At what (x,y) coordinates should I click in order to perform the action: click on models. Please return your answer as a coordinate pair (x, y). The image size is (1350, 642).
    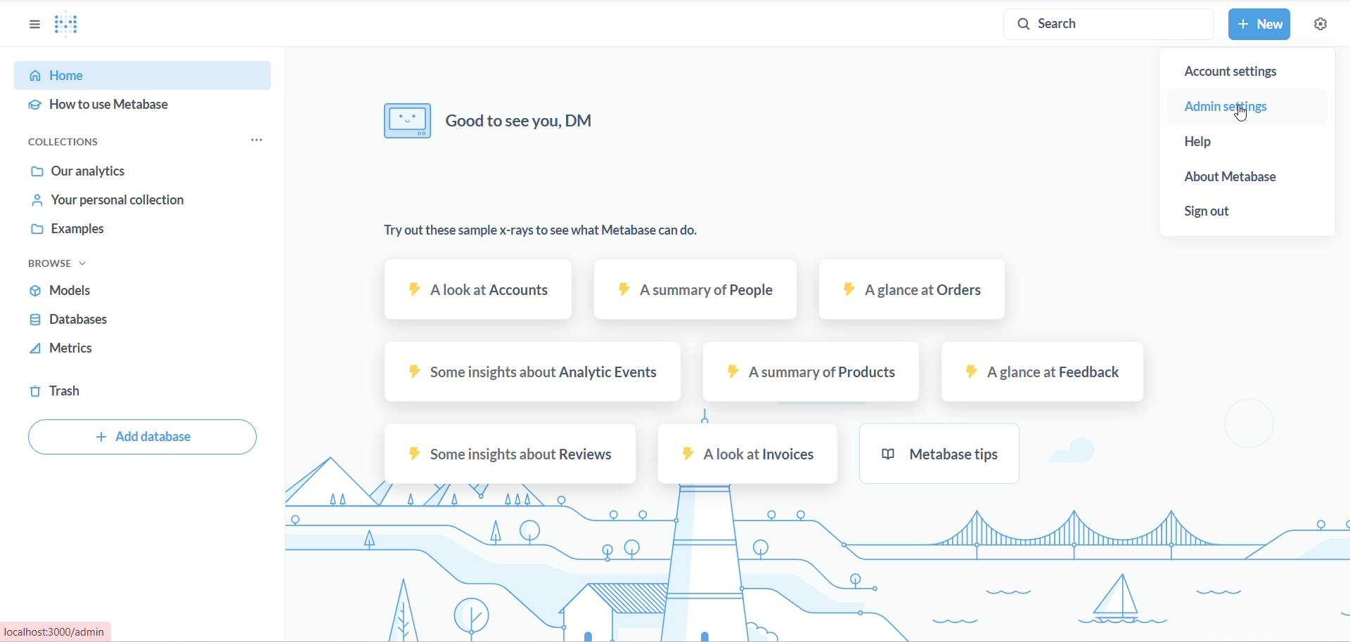
    Looking at the image, I should click on (62, 288).